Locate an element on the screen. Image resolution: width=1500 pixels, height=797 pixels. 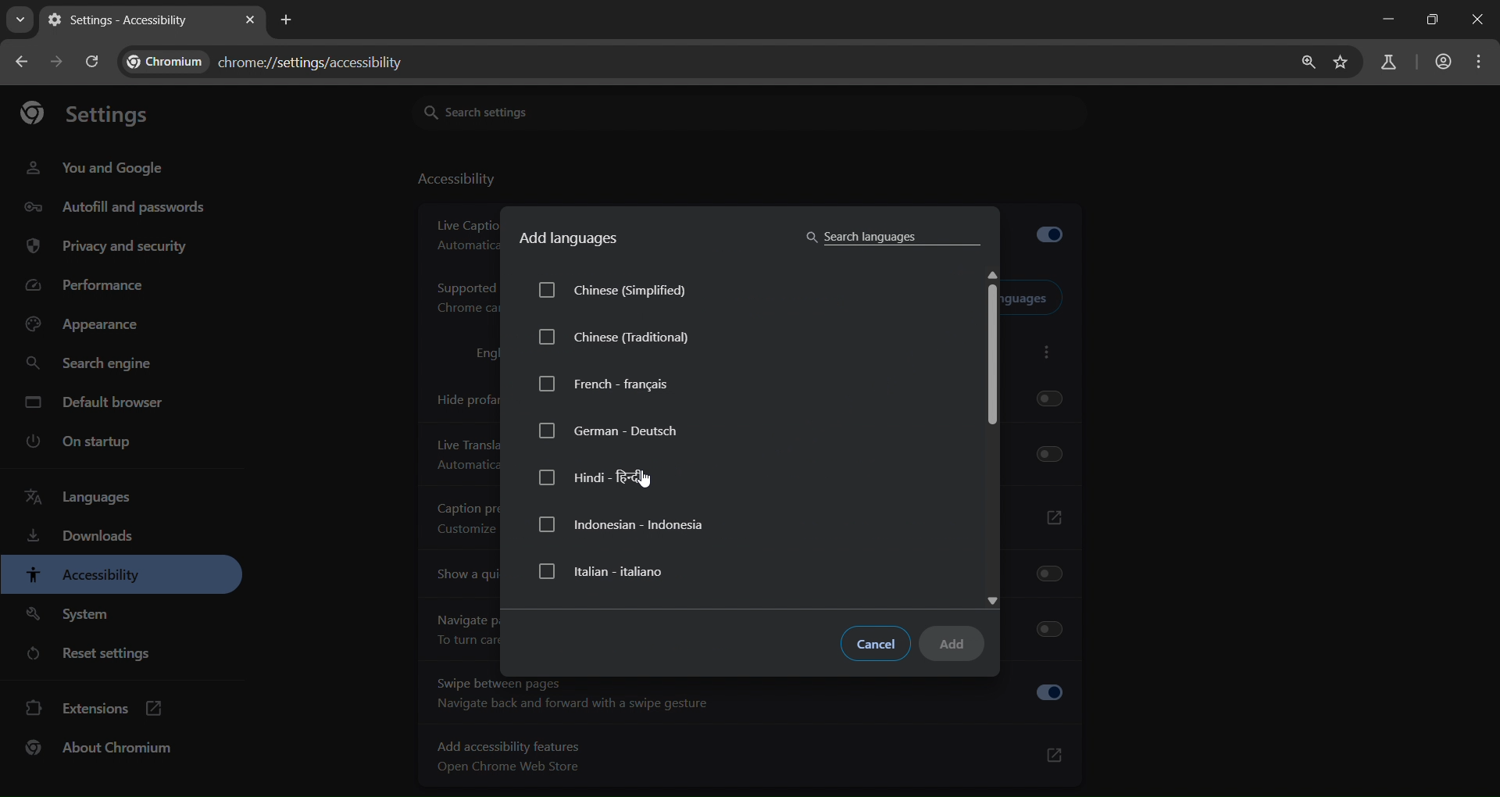
accounts is located at coordinates (1443, 61).